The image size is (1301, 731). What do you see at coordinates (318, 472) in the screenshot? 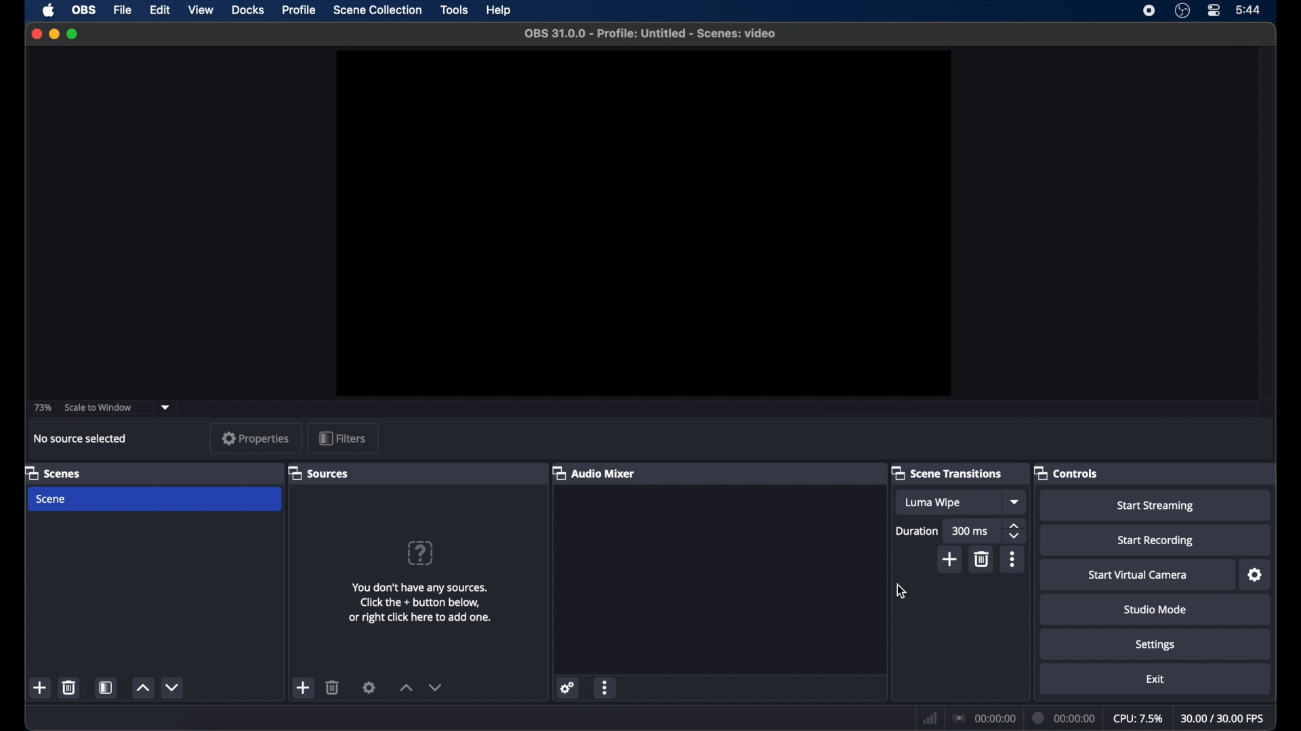
I see `sources` at bounding box center [318, 472].